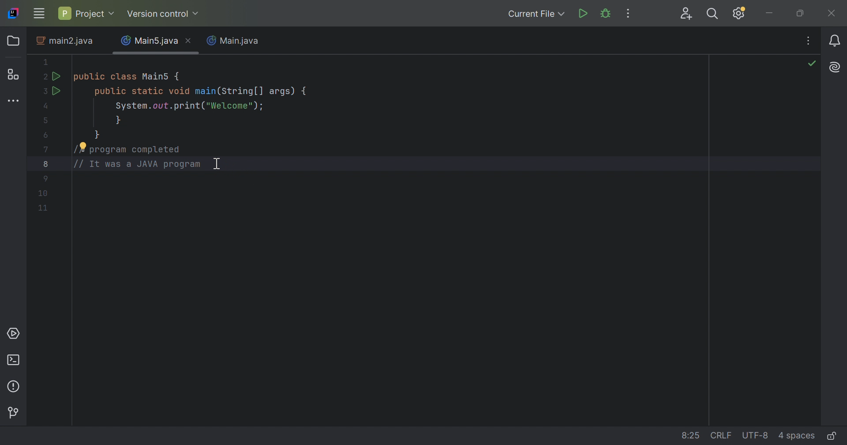 The height and width of the screenshot is (445, 847). I want to click on More Actions, so click(629, 13).